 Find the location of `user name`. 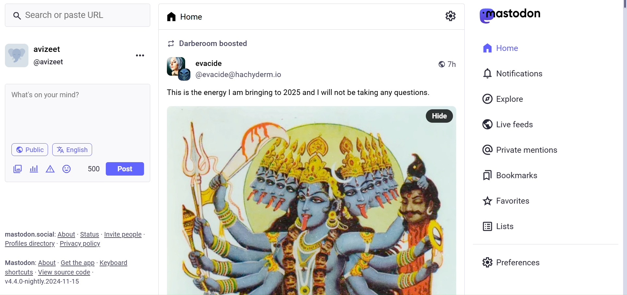

user name is located at coordinates (212, 63).